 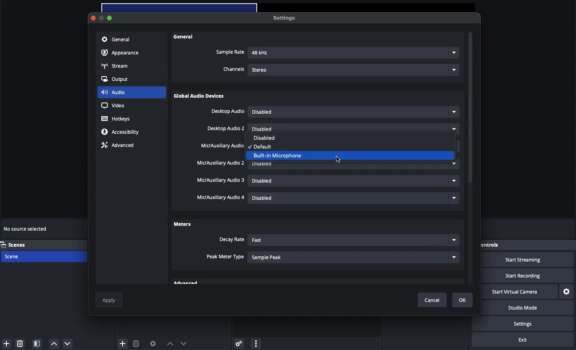 I want to click on Delete, so click(x=21, y=343).